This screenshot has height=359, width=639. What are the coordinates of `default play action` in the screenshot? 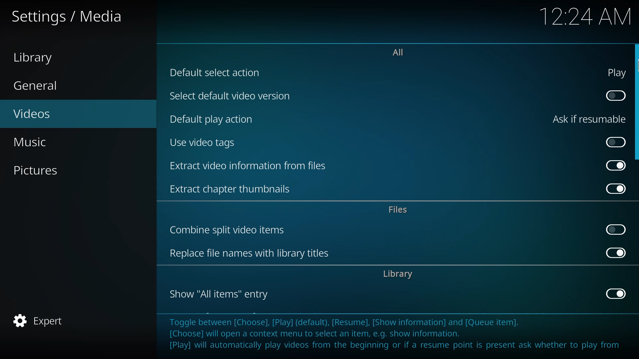 It's located at (216, 119).